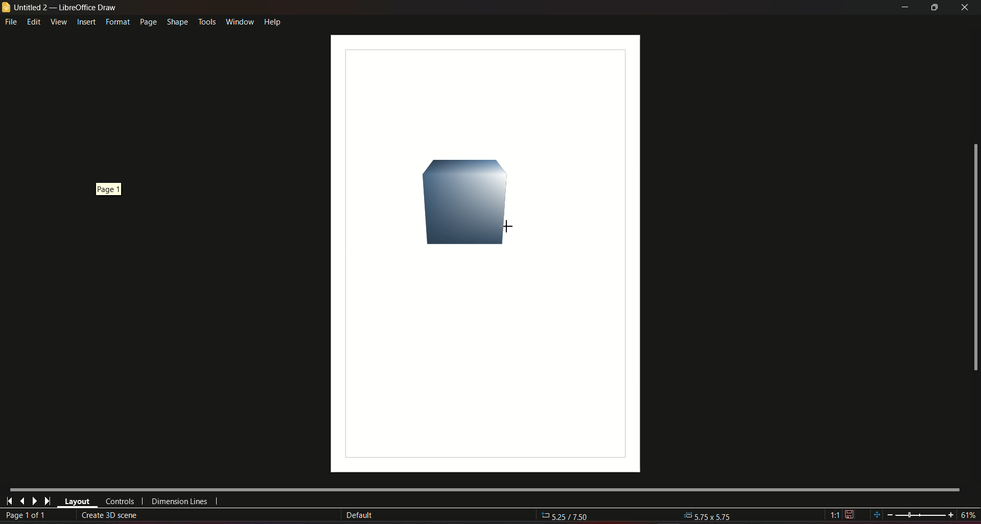 The height and width of the screenshot is (524, 981). What do you see at coordinates (119, 502) in the screenshot?
I see `controls` at bounding box center [119, 502].